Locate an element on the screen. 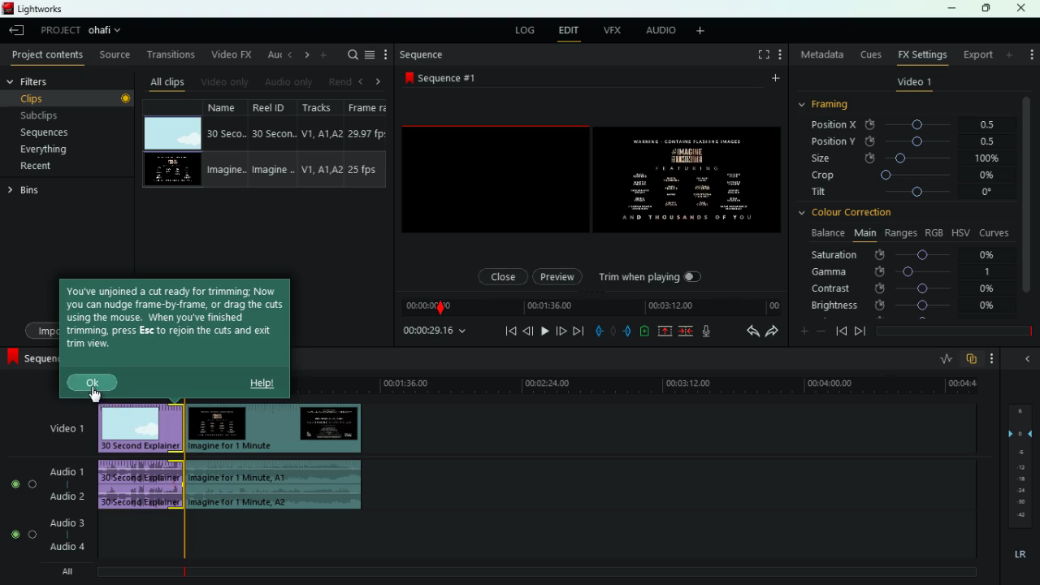 This screenshot has height=585, width=1040. forward is located at coordinates (578, 331).